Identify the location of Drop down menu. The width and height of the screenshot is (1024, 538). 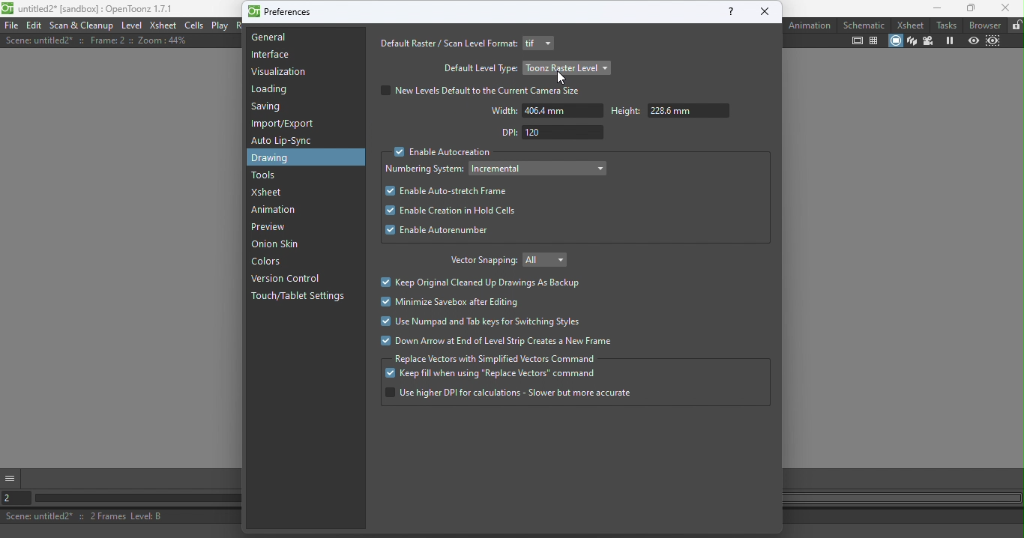
(539, 43).